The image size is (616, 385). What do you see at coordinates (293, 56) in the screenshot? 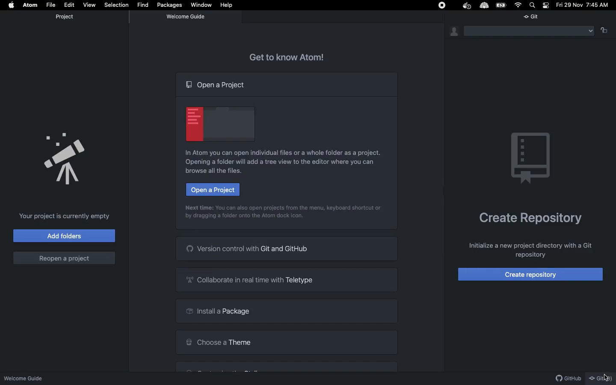
I see `Get to know Atom!` at bounding box center [293, 56].